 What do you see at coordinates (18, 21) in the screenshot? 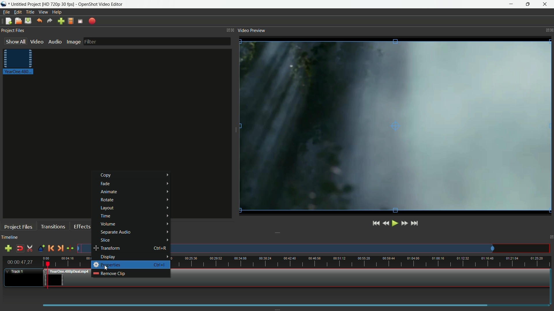
I see `open file` at bounding box center [18, 21].